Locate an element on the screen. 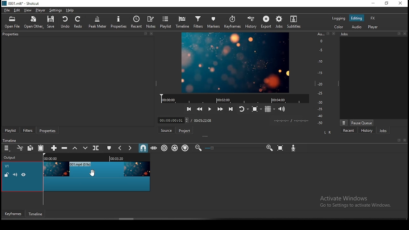 The height and width of the screenshot is (230, 409). toggle zoom is located at coordinates (255, 109).